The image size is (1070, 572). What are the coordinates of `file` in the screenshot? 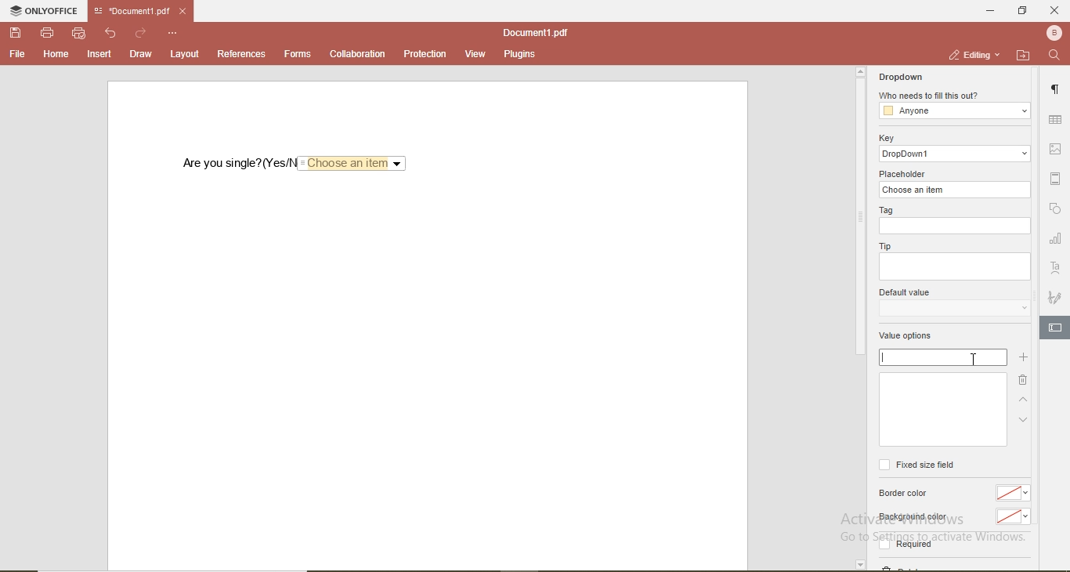 It's located at (18, 55).